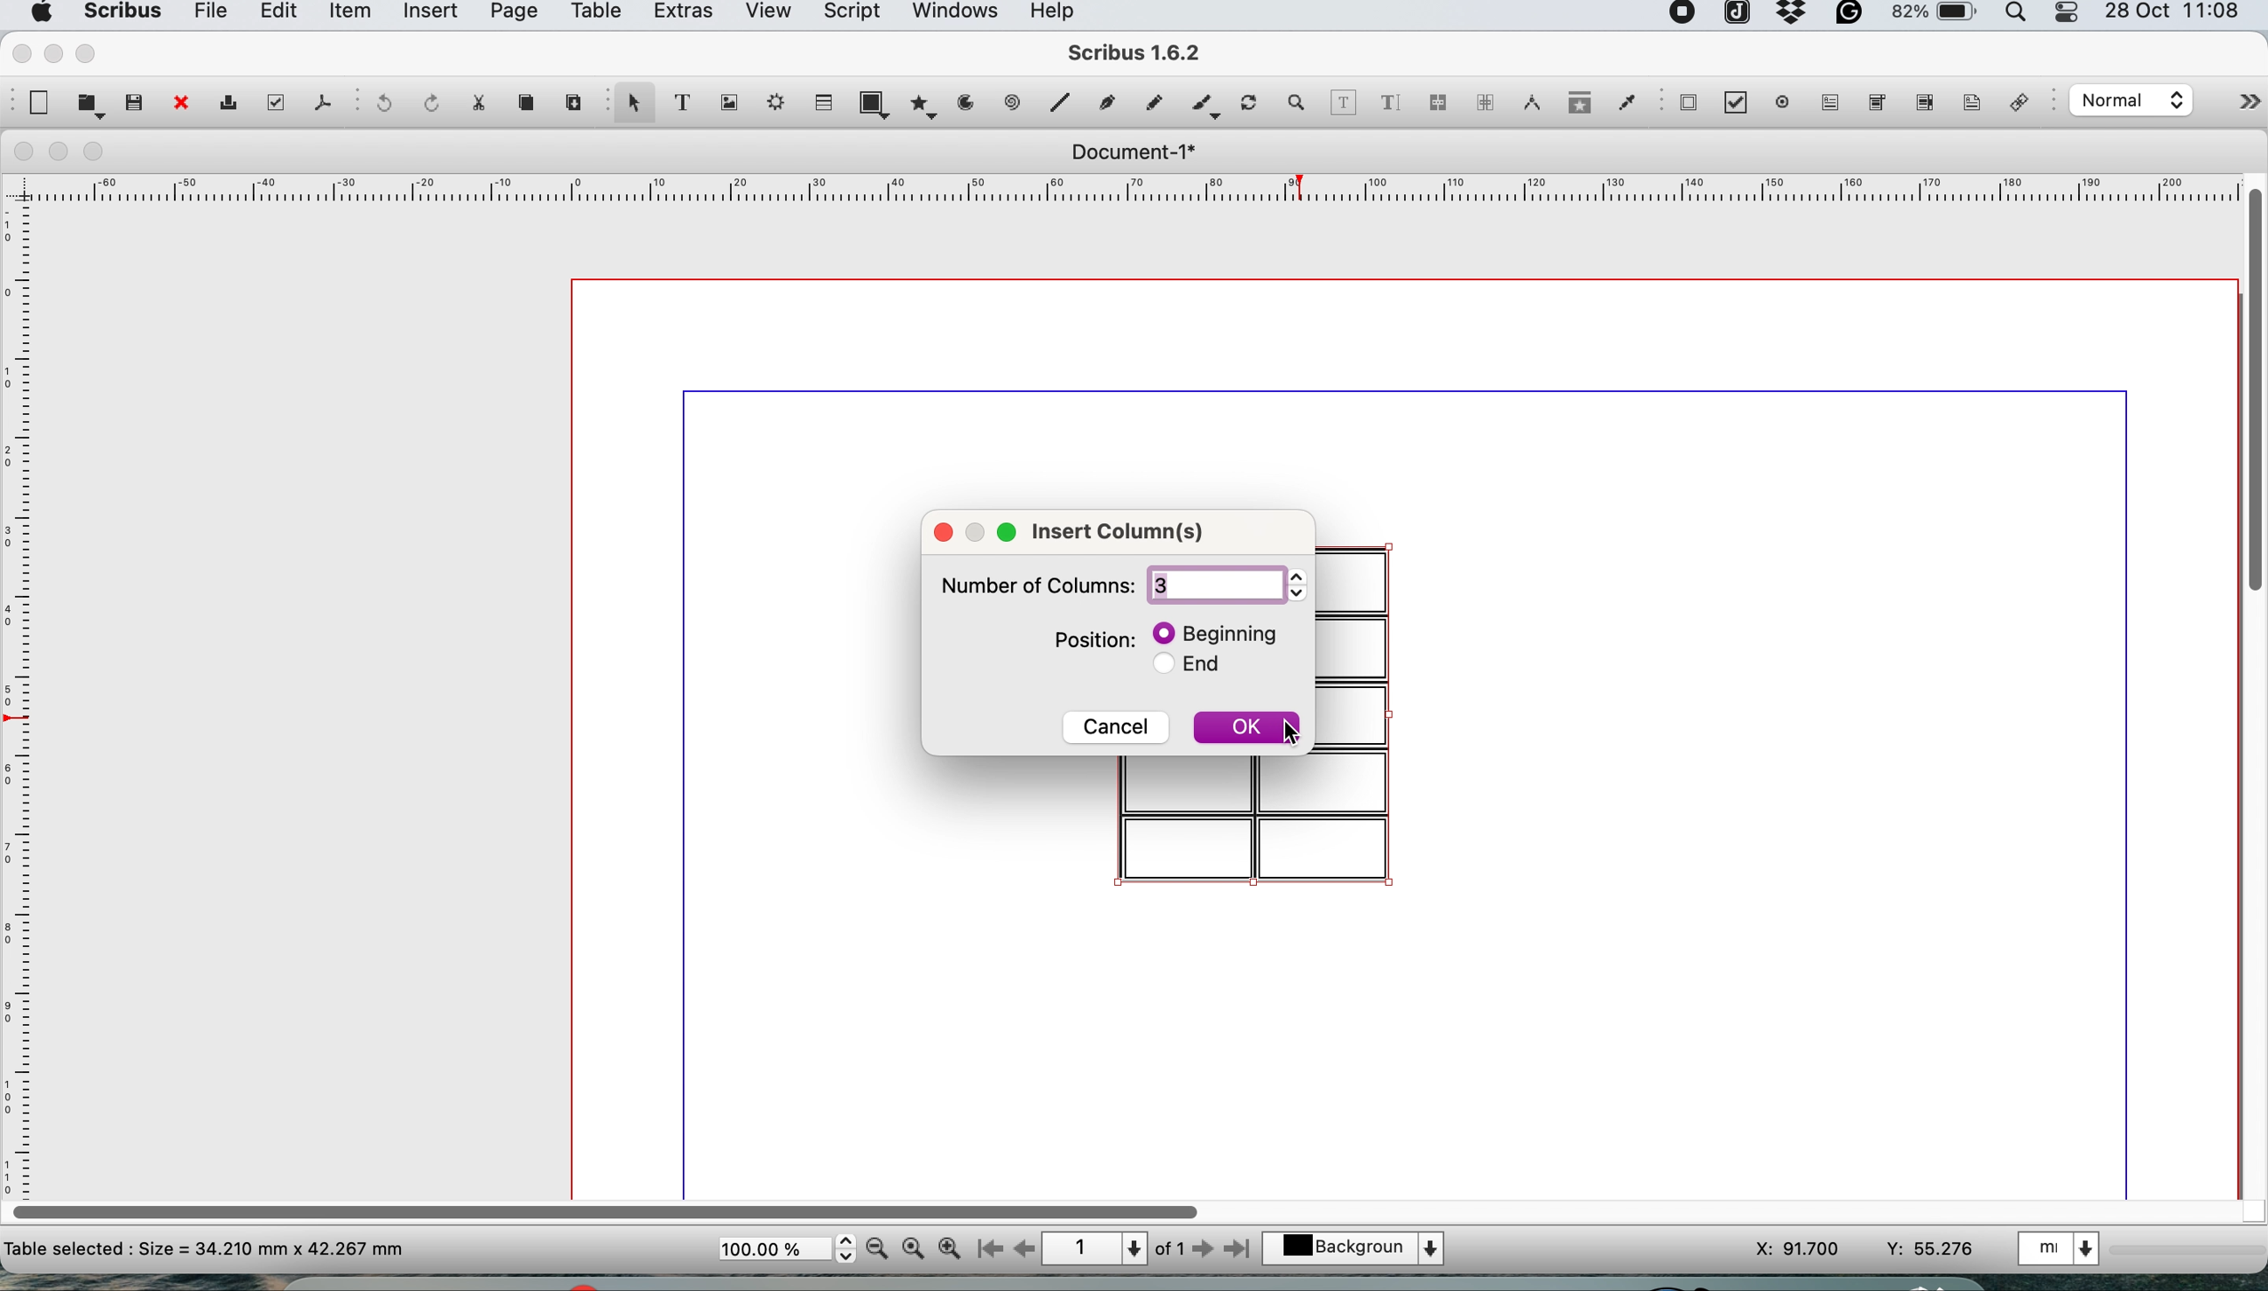 This screenshot has width=2268, height=1291. I want to click on text annotation, so click(1968, 102).